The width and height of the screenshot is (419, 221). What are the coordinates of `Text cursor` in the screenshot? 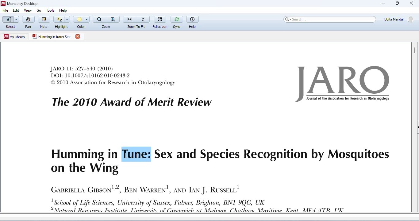 It's located at (125, 156).